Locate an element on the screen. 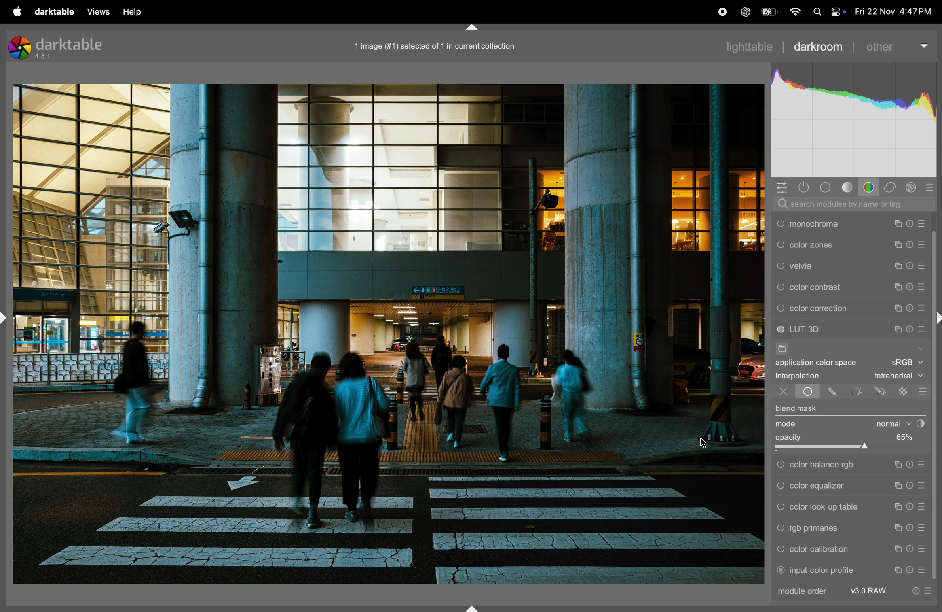 The width and height of the screenshot is (942, 612). interpolation is located at coordinates (805, 377).